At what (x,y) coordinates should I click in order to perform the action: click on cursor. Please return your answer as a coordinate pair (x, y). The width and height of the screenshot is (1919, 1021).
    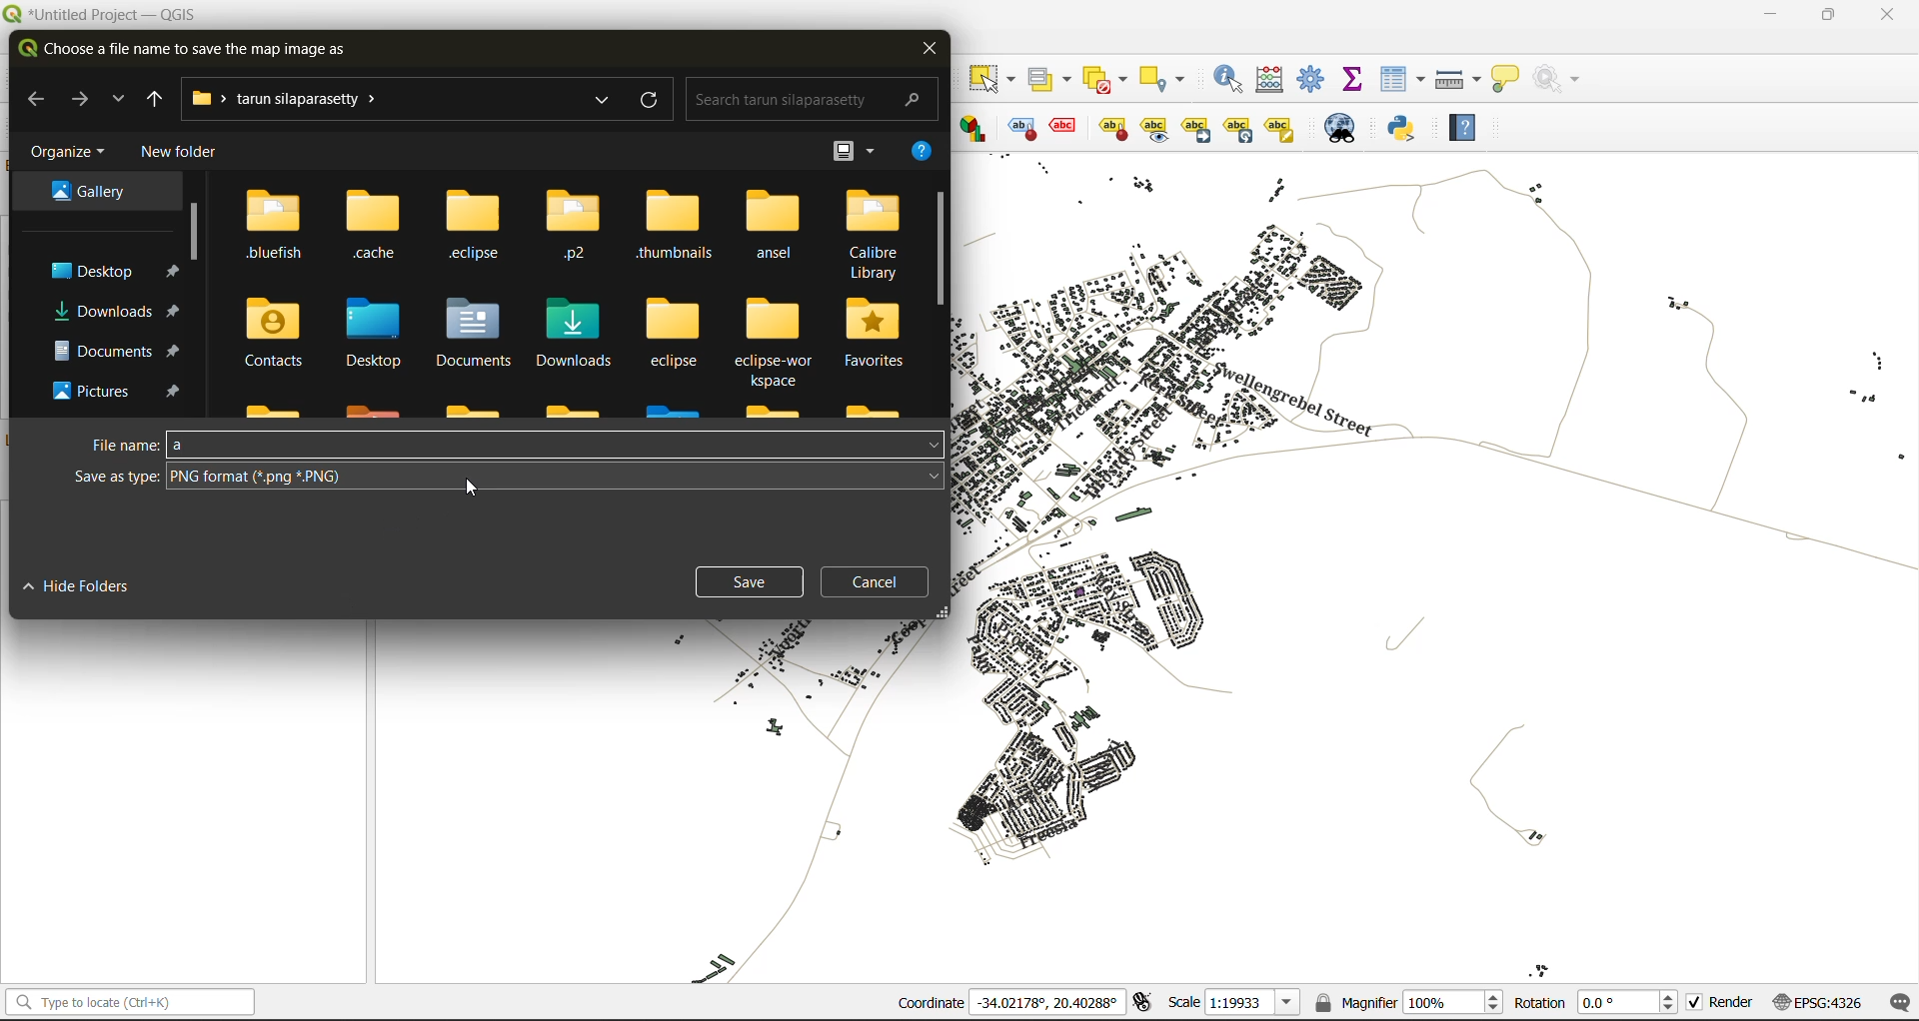
    Looking at the image, I should click on (478, 496).